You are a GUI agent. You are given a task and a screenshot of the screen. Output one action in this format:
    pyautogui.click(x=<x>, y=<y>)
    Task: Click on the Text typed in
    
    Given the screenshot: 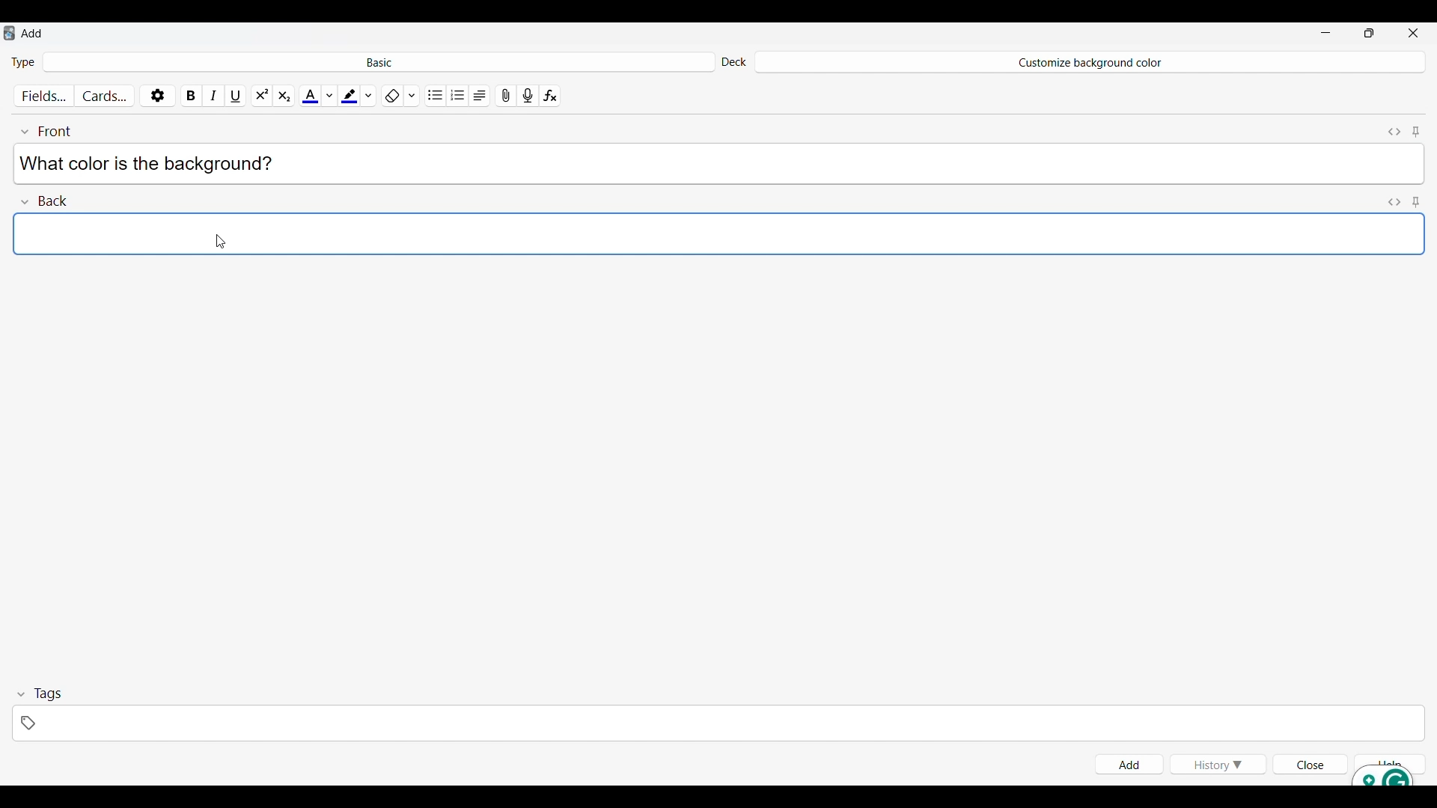 What is the action you would take?
    pyautogui.click(x=153, y=163)
    